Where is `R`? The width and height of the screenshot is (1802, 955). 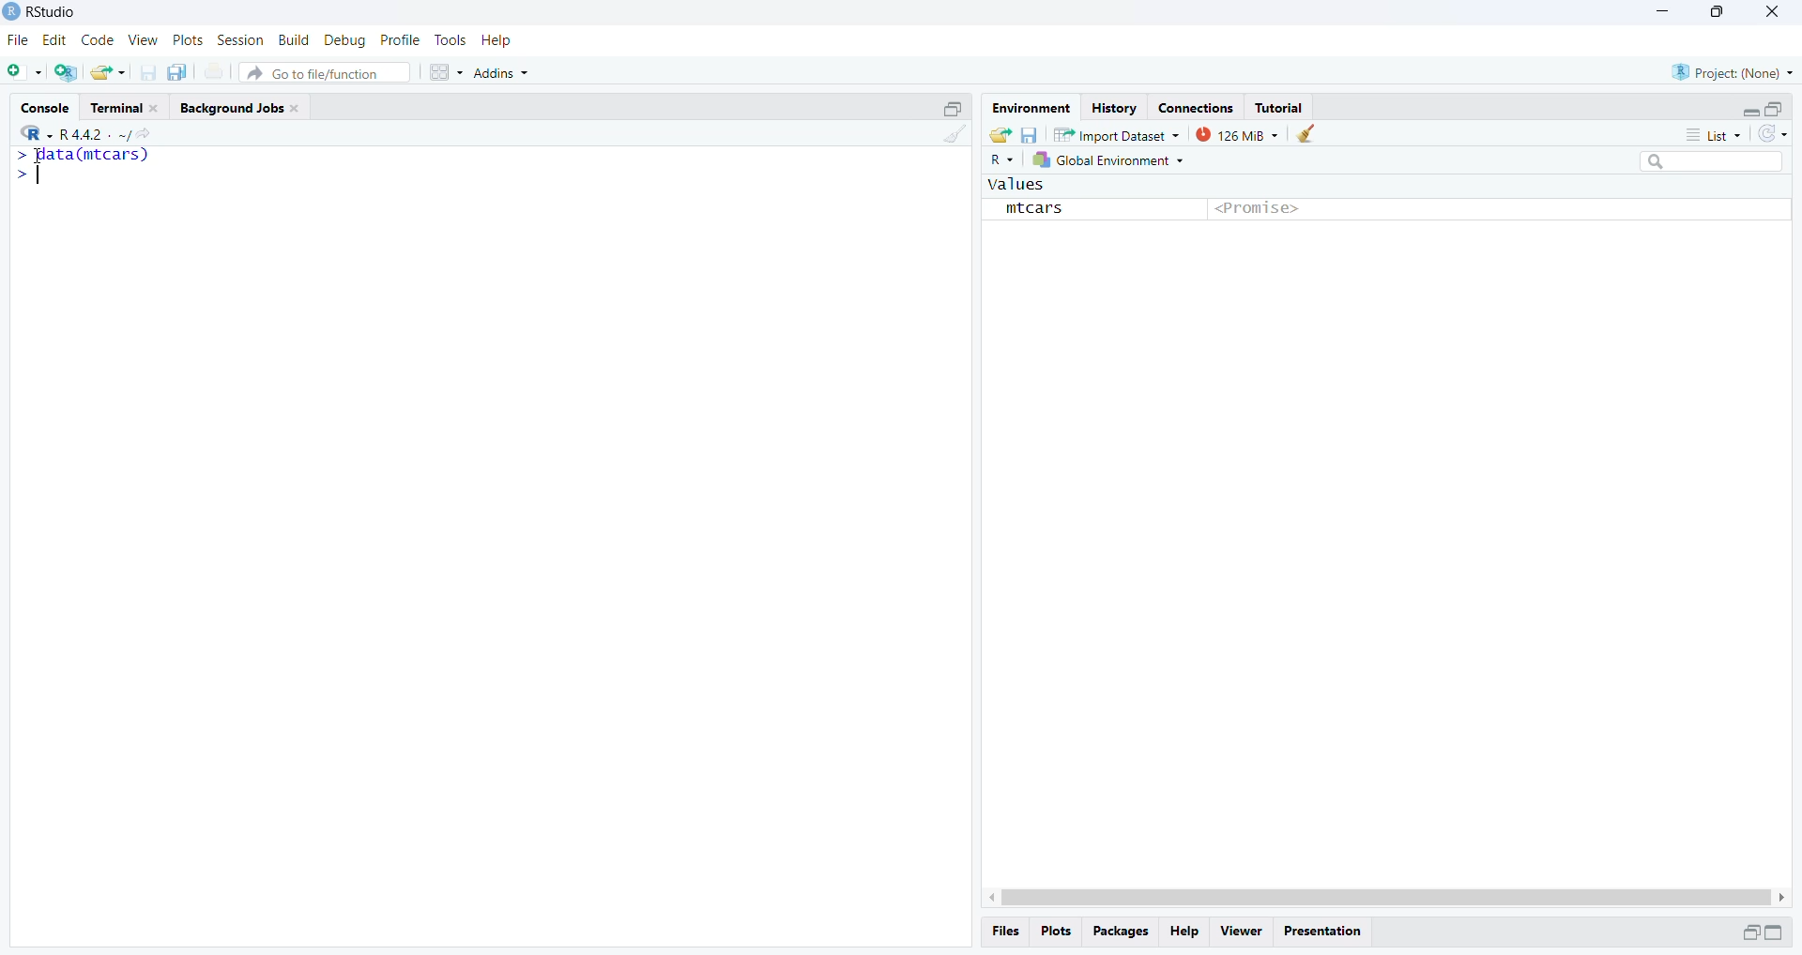 R is located at coordinates (999, 161).